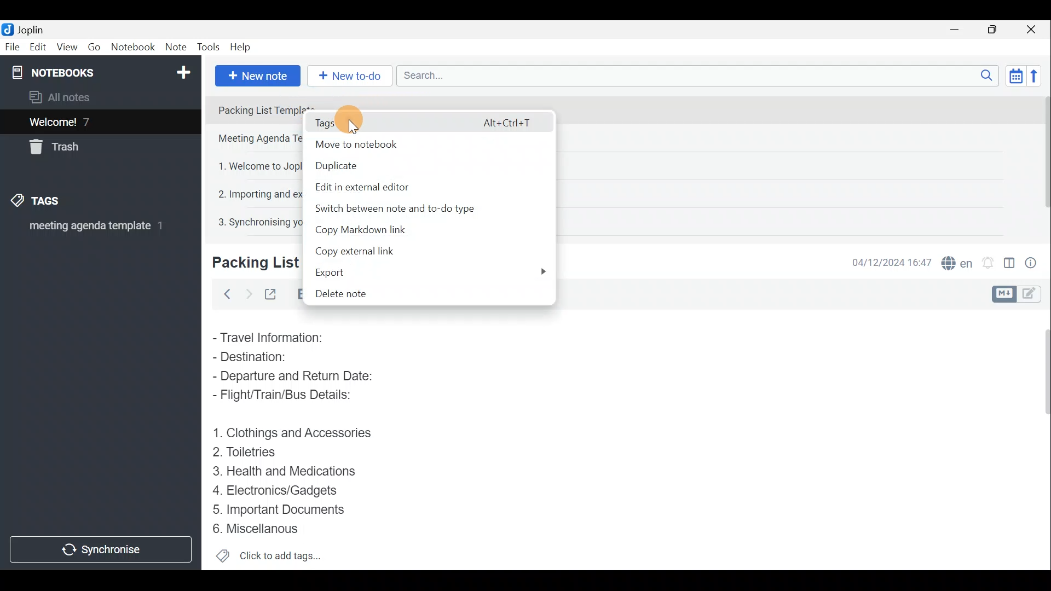 The width and height of the screenshot is (1051, 591). I want to click on File, so click(11, 46).